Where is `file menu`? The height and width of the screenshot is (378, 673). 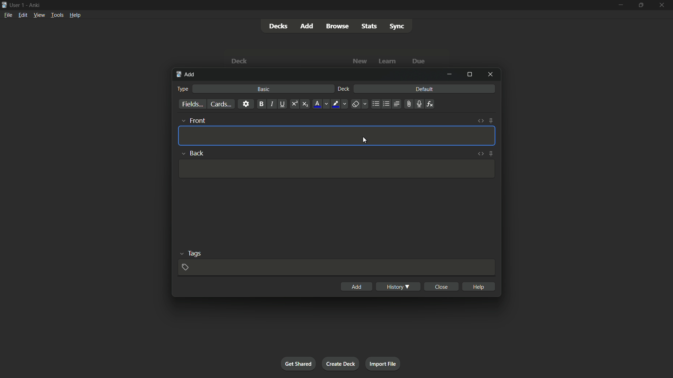
file menu is located at coordinates (9, 15).